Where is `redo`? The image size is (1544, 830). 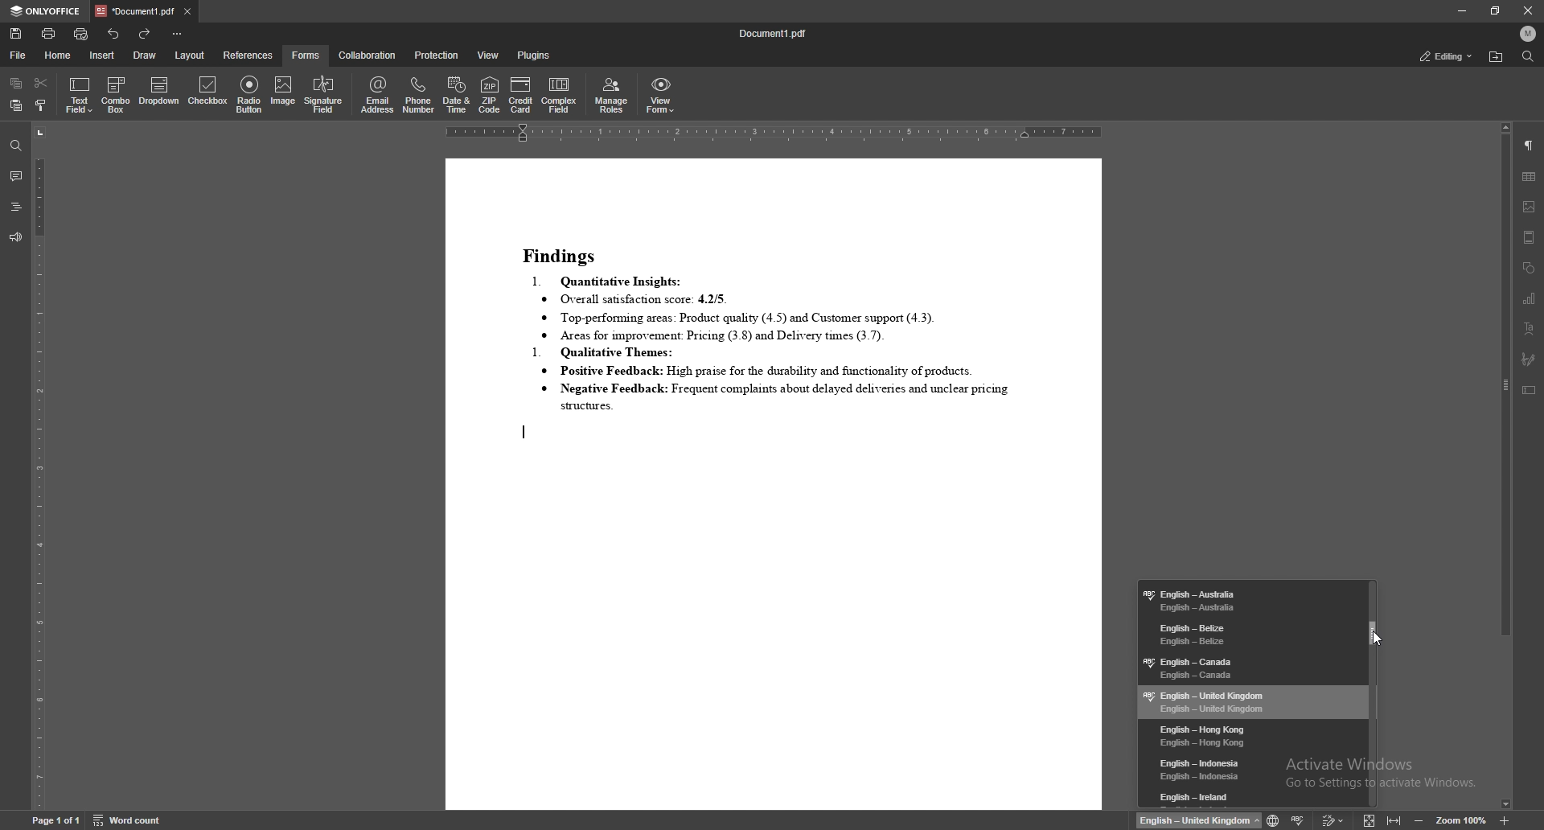
redo is located at coordinates (147, 33).